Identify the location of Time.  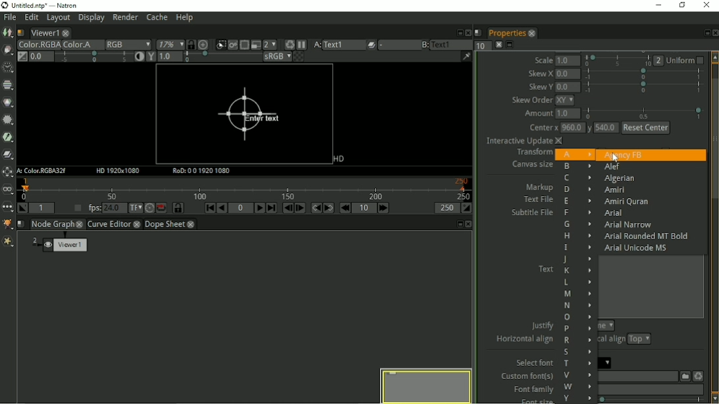
(7, 68).